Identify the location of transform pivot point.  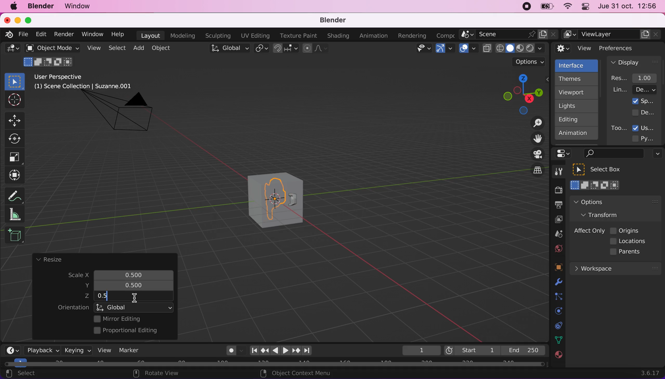
(262, 49).